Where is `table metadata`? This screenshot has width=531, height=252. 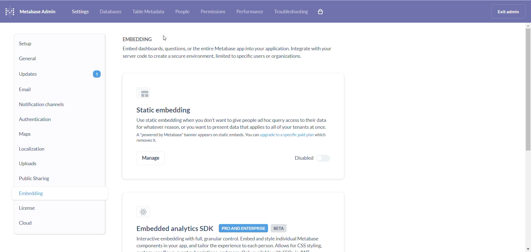
table metadata is located at coordinates (147, 11).